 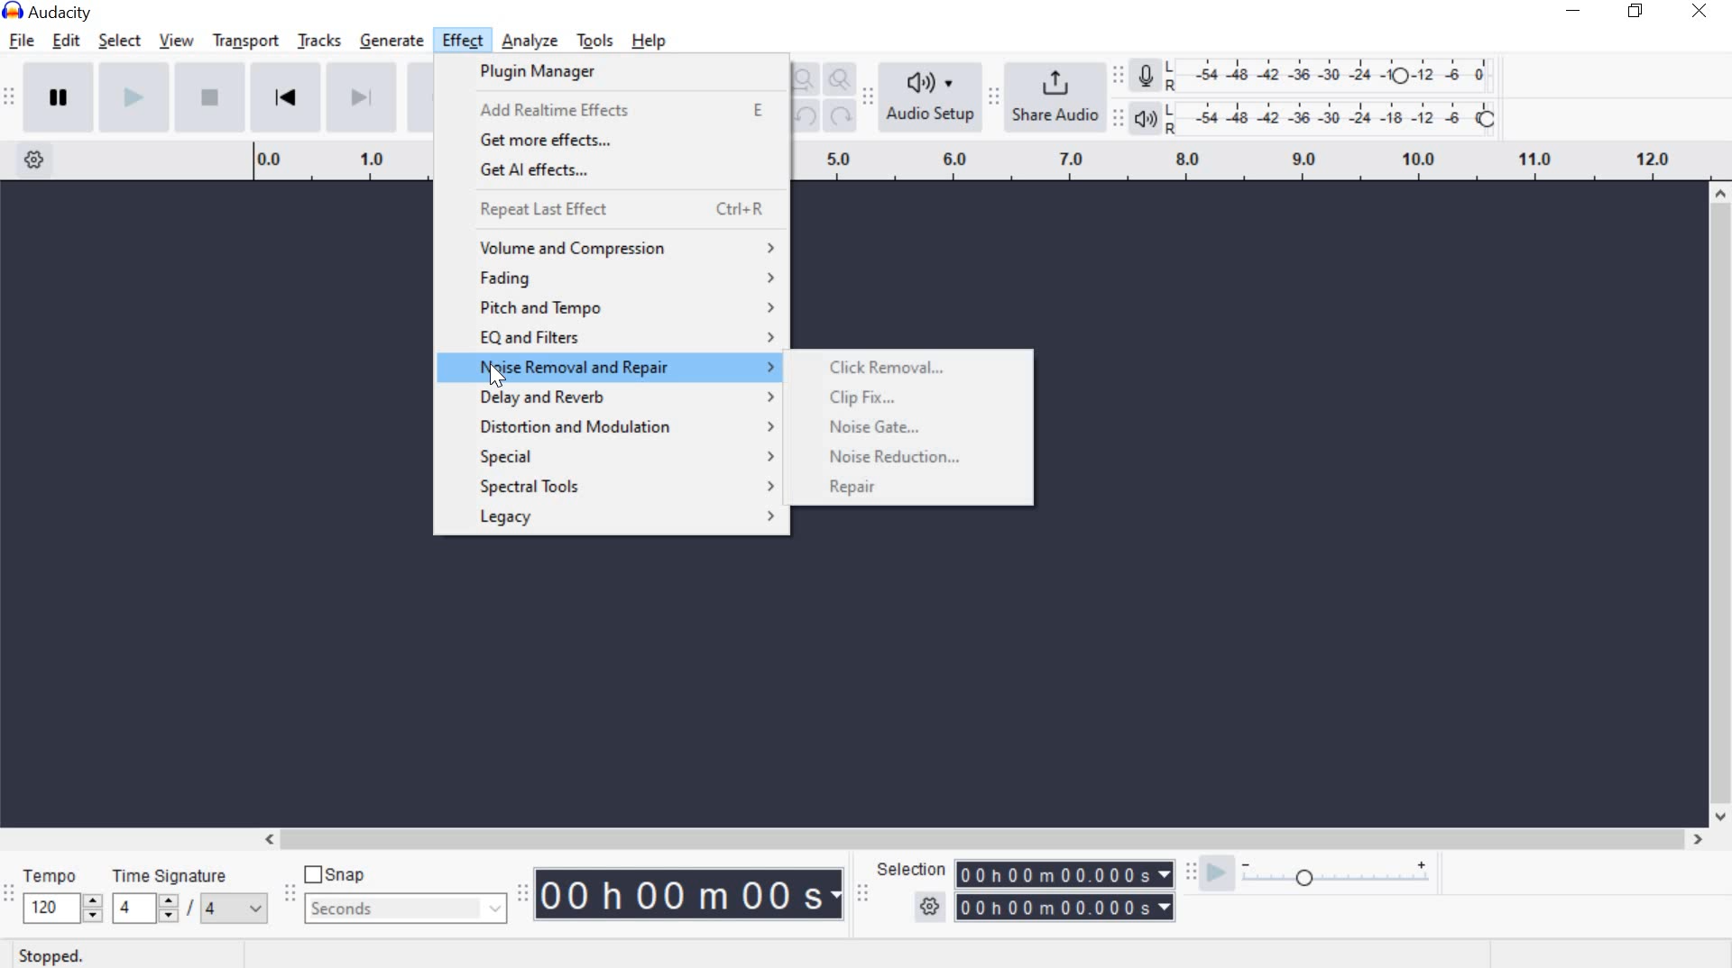 I want to click on delay and reverb, so click(x=621, y=398).